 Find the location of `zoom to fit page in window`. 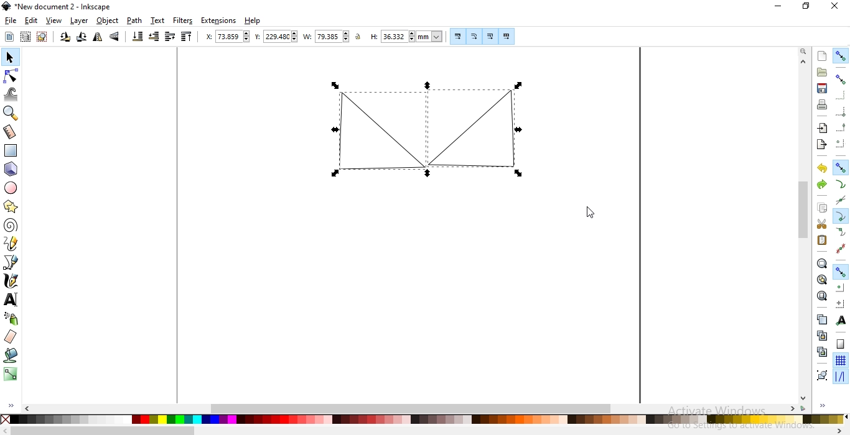

zoom to fit page in window is located at coordinates (822, 295).